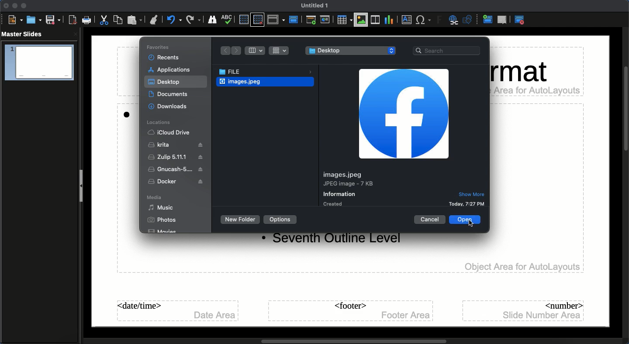 The width and height of the screenshot is (629, 344). Describe the element at coordinates (176, 145) in the screenshot. I see `Krita` at that location.